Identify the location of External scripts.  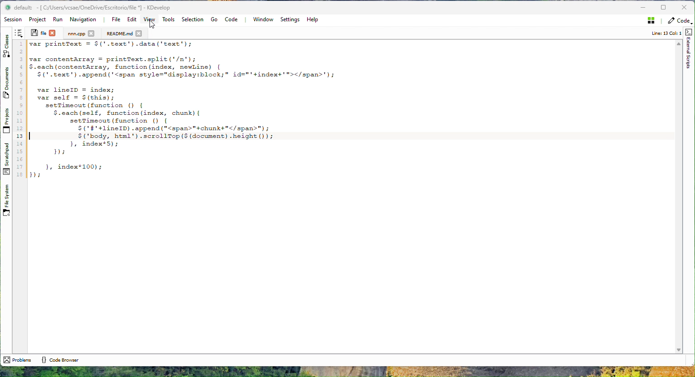
(689, 49).